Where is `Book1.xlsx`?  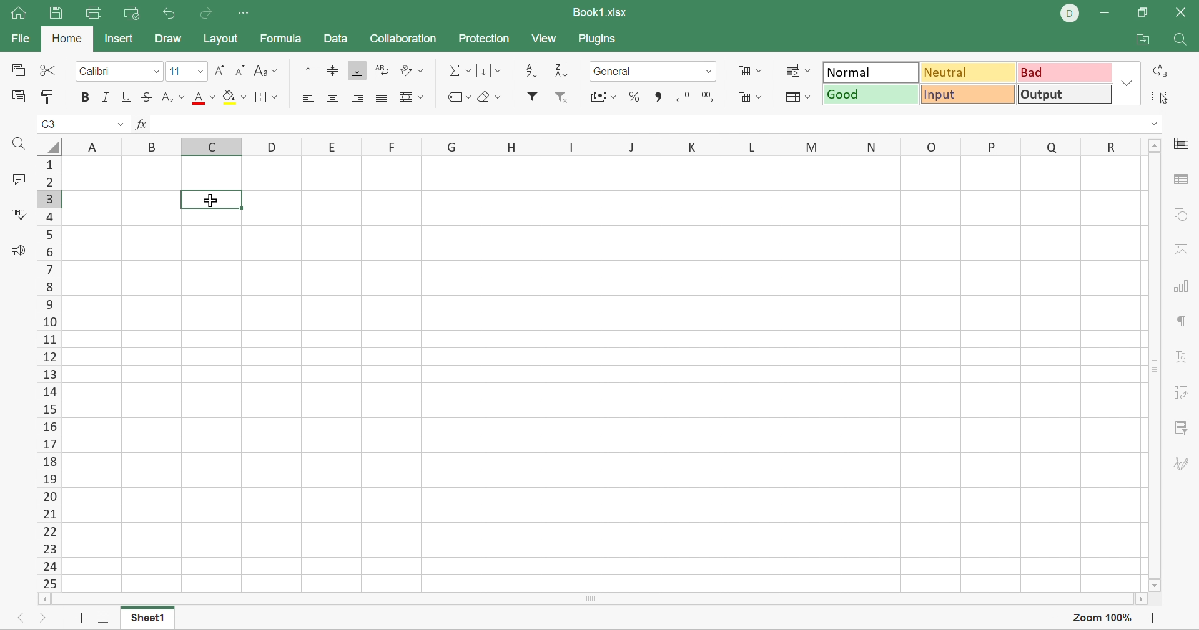
Book1.xlsx is located at coordinates (600, 11).